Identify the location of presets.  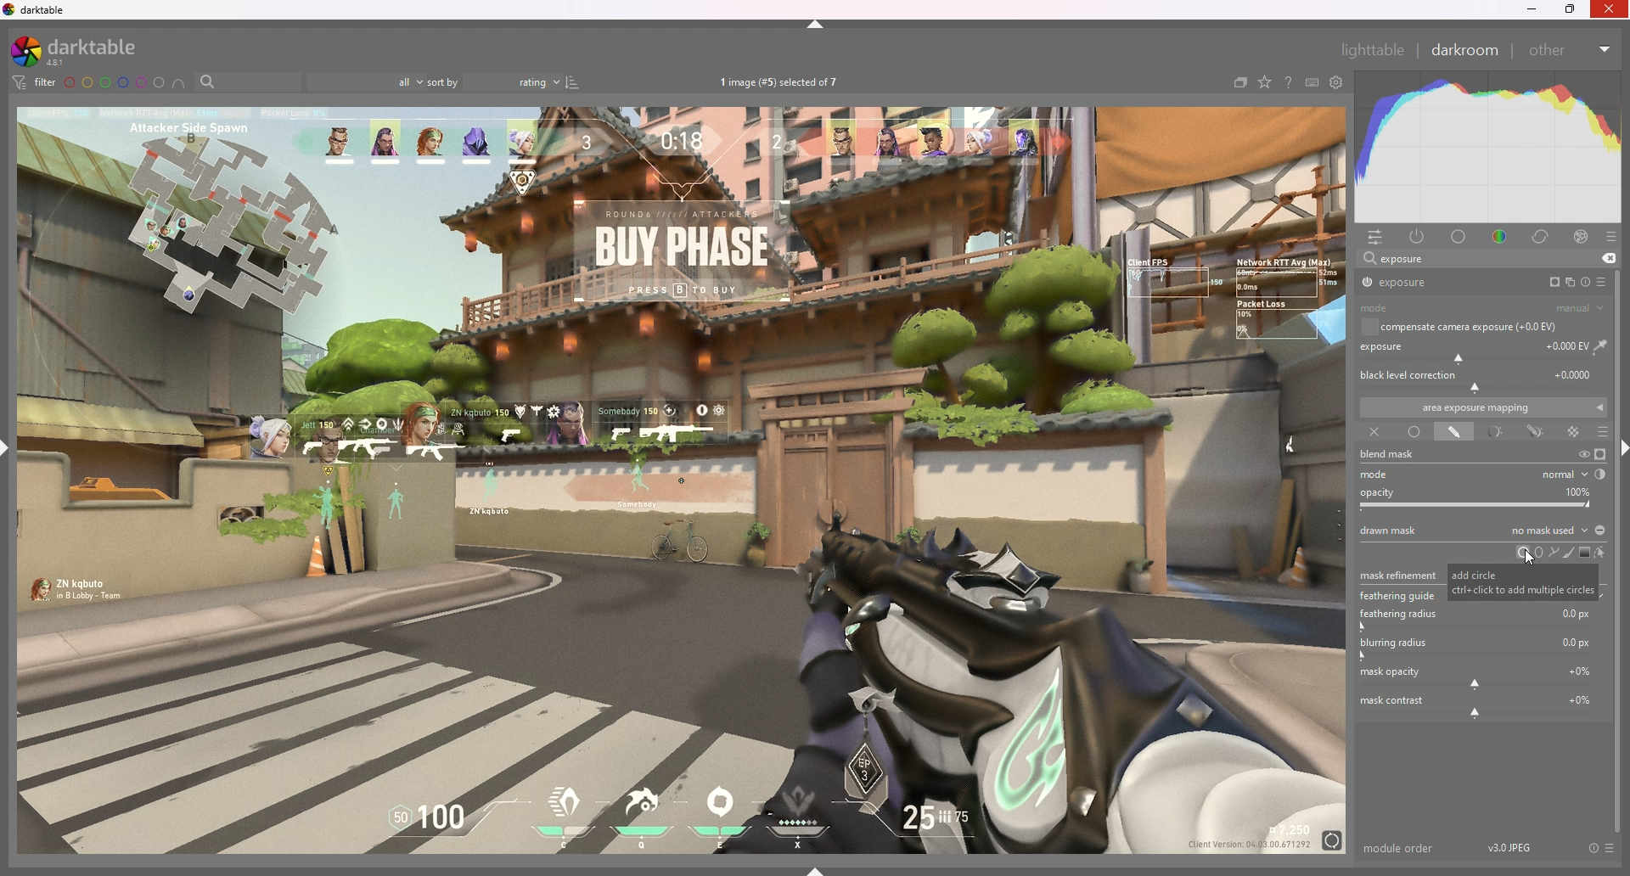
(1603, 282).